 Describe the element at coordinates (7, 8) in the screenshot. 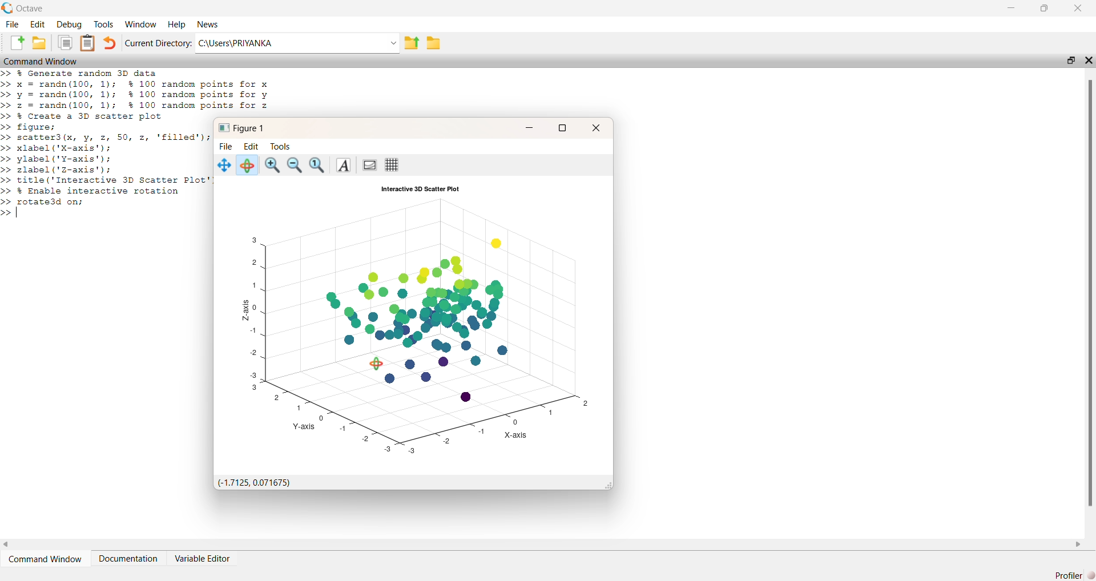

I see `logo` at that location.